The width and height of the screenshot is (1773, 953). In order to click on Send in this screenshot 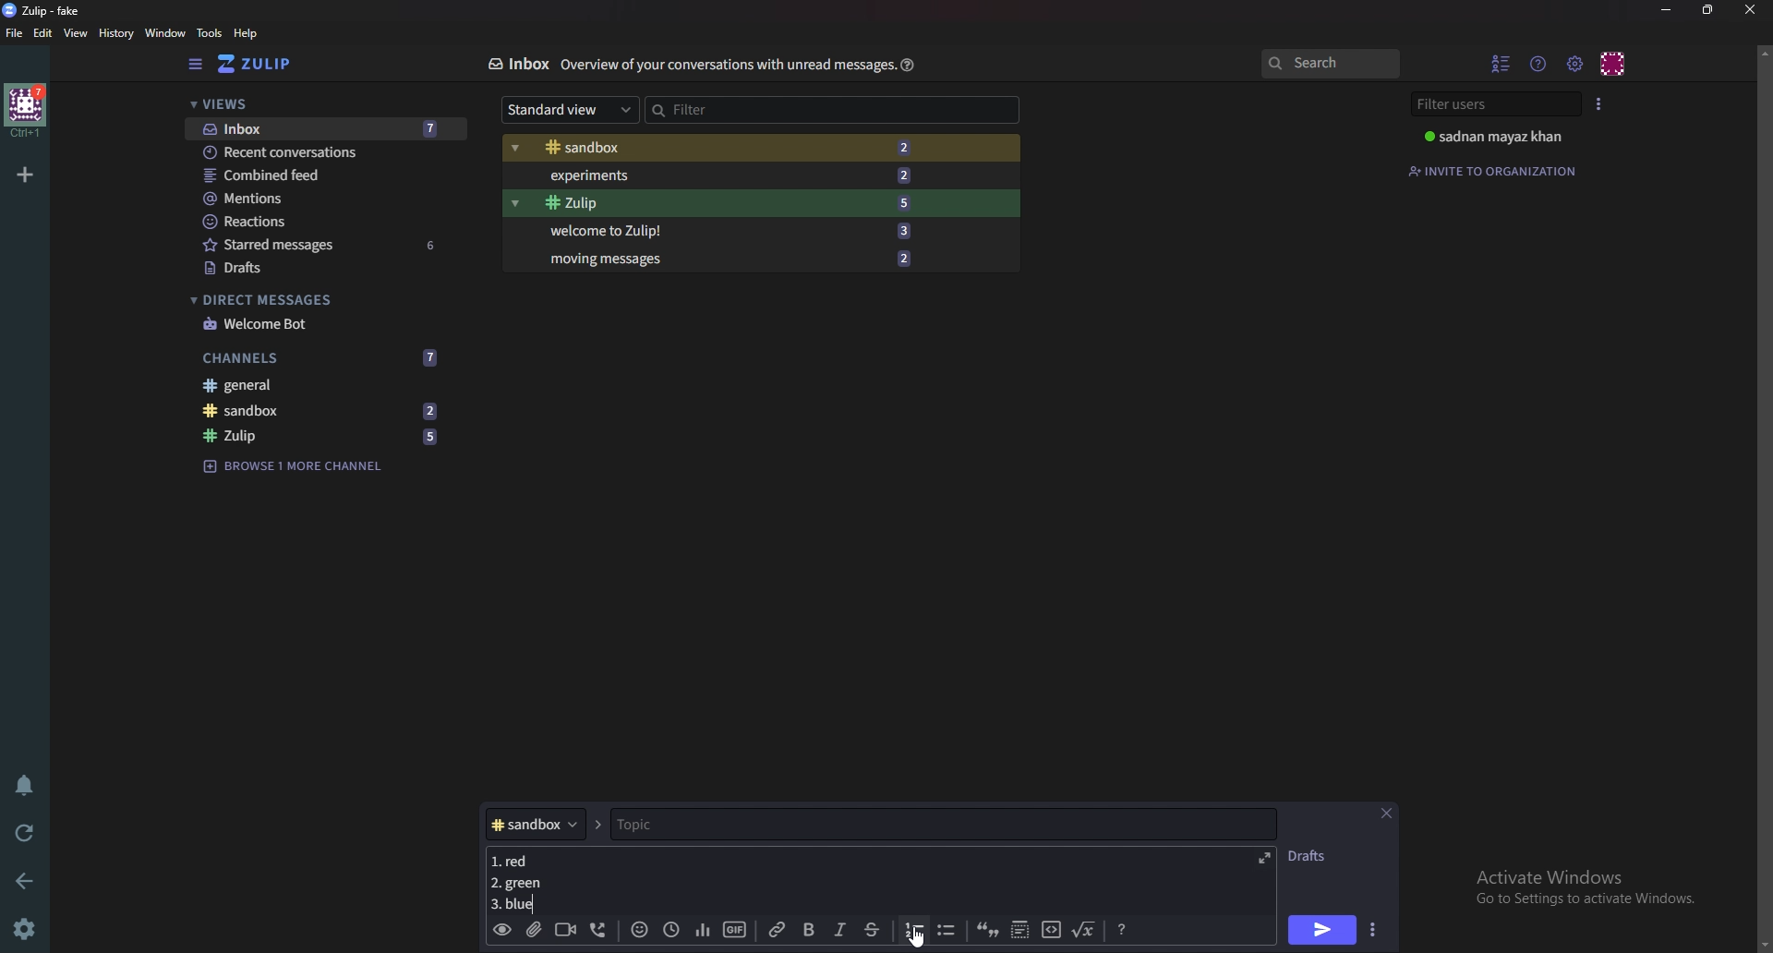, I will do `click(1322, 930)`.